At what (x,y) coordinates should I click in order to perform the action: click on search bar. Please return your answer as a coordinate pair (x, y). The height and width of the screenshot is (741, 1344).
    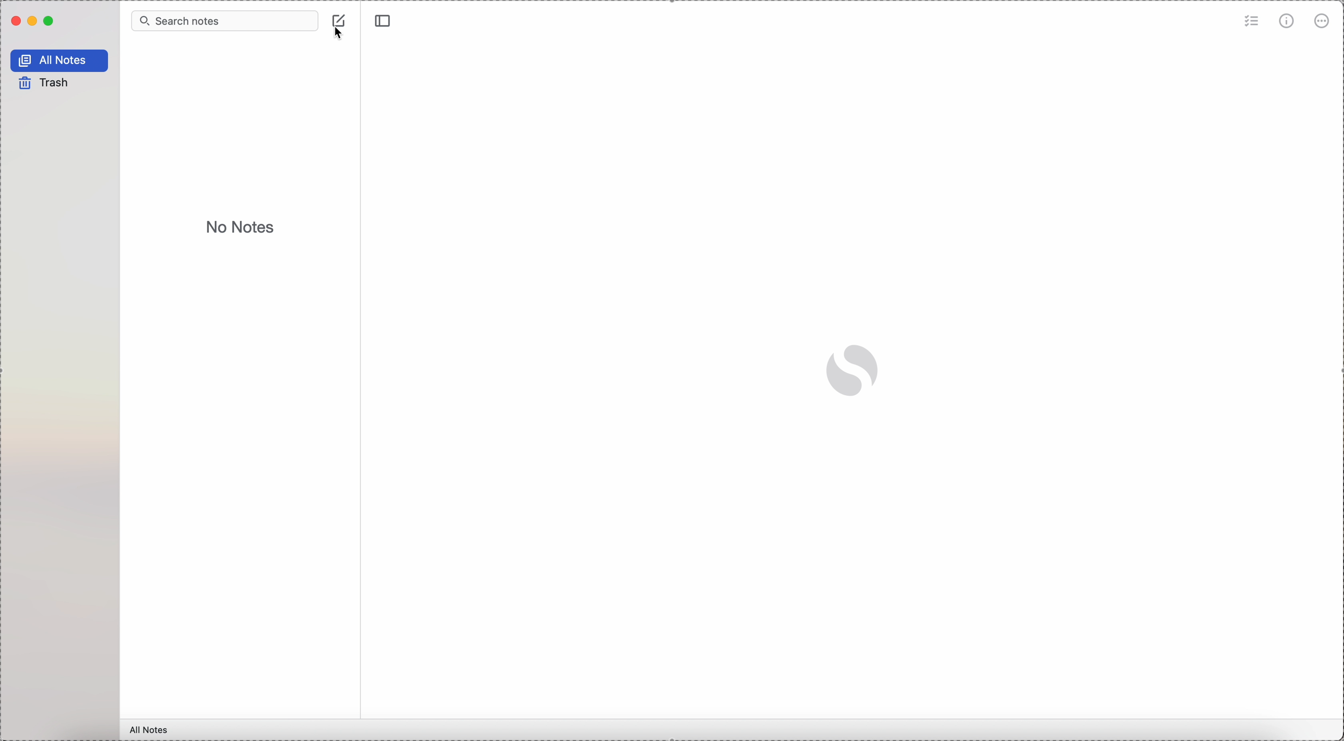
    Looking at the image, I should click on (223, 21).